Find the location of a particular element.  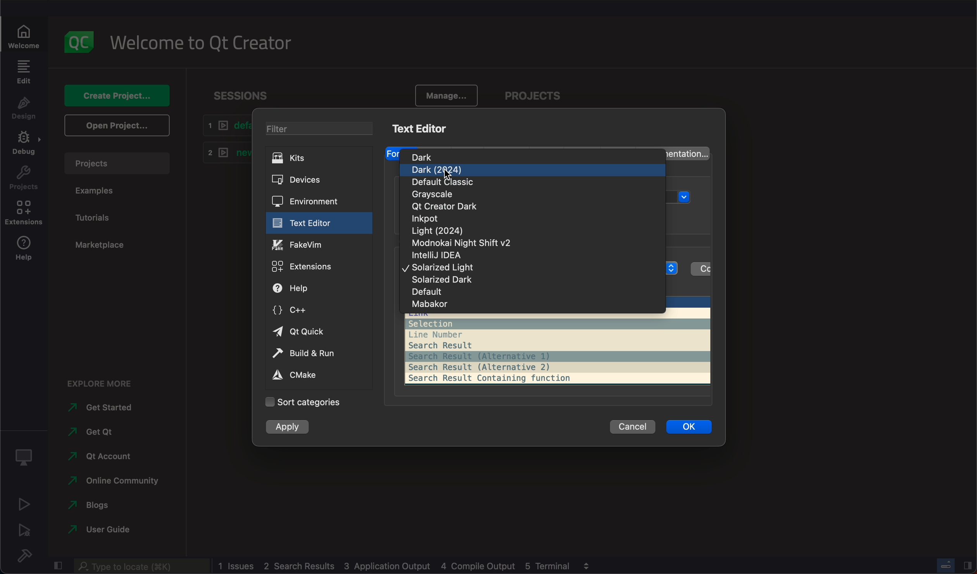

welcome is located at coordinates (26, 32).